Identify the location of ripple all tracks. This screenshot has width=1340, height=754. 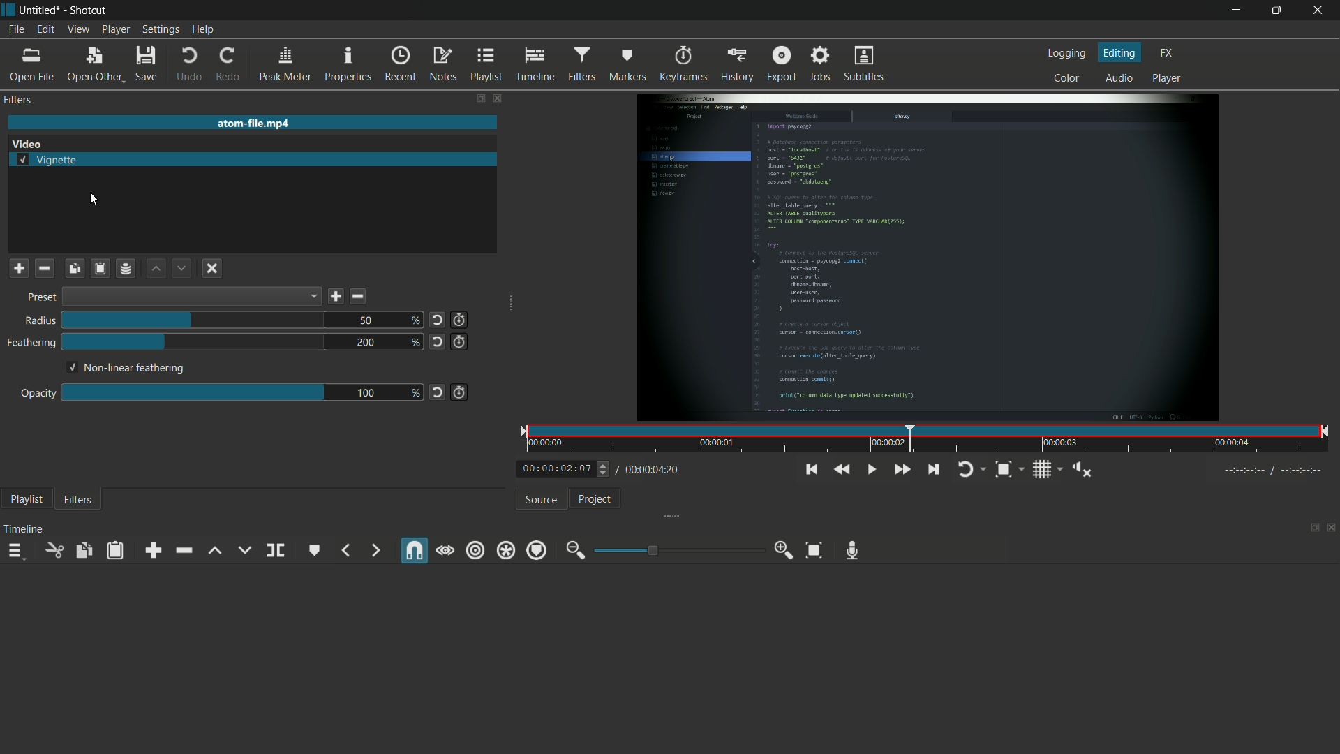
(505, 552).